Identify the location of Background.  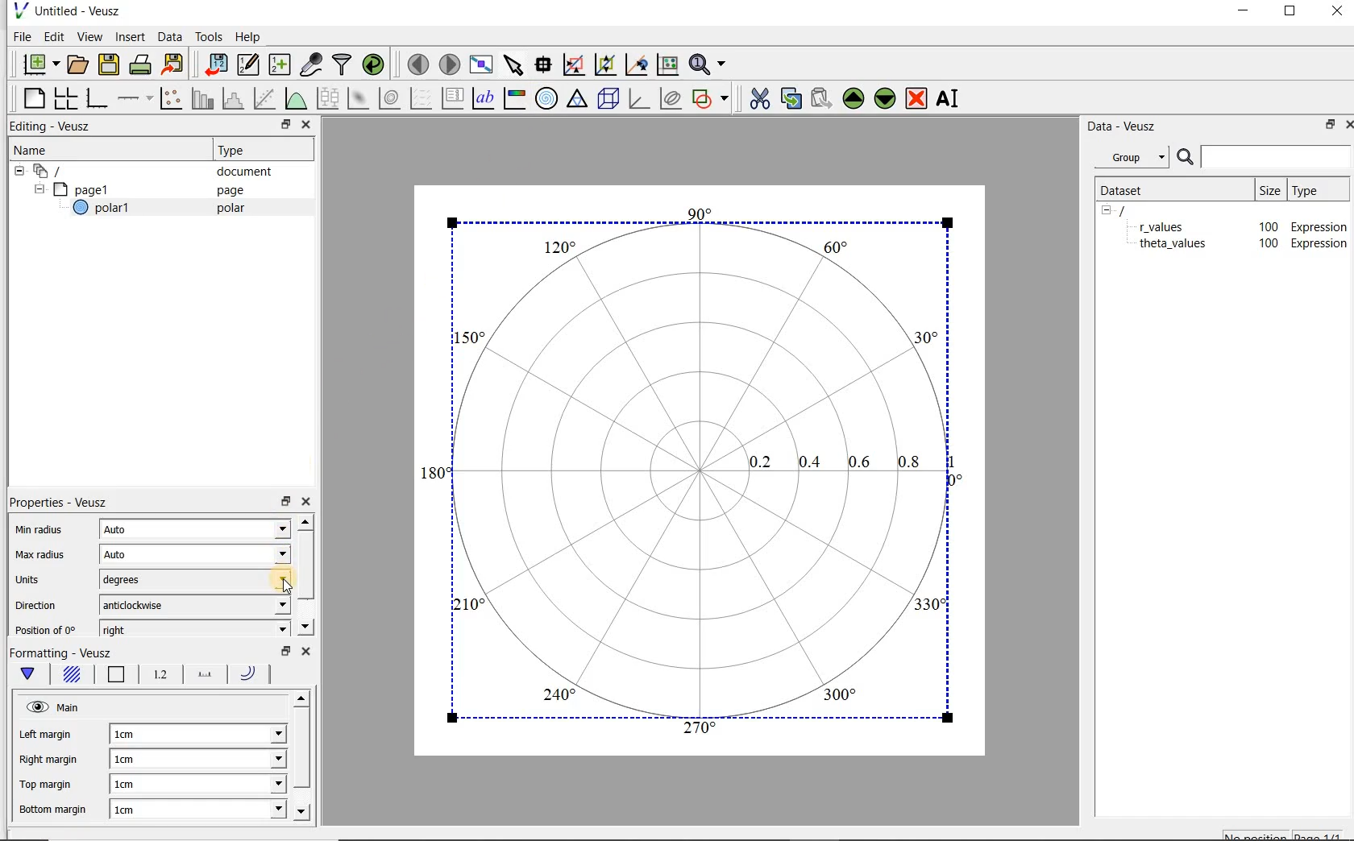
(73, 674).